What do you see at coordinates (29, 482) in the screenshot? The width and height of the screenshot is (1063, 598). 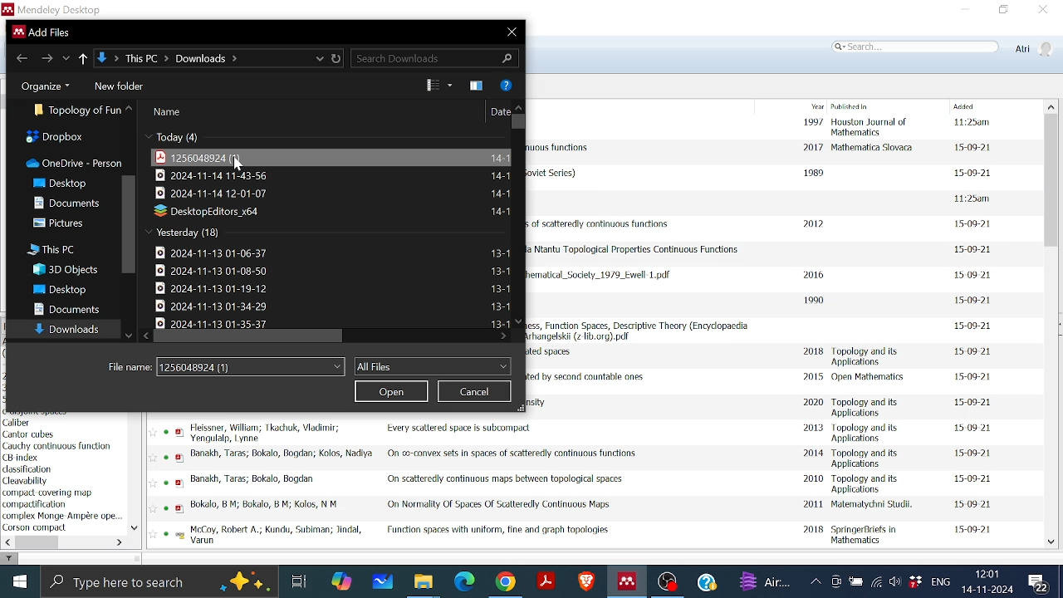 I see `keyword` at bounding box center [29, 482].